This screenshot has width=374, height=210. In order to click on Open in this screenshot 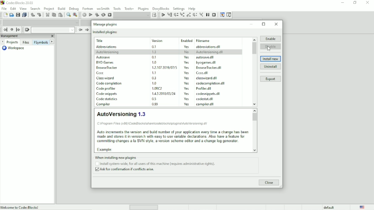, I will do `click(12, 15)`.